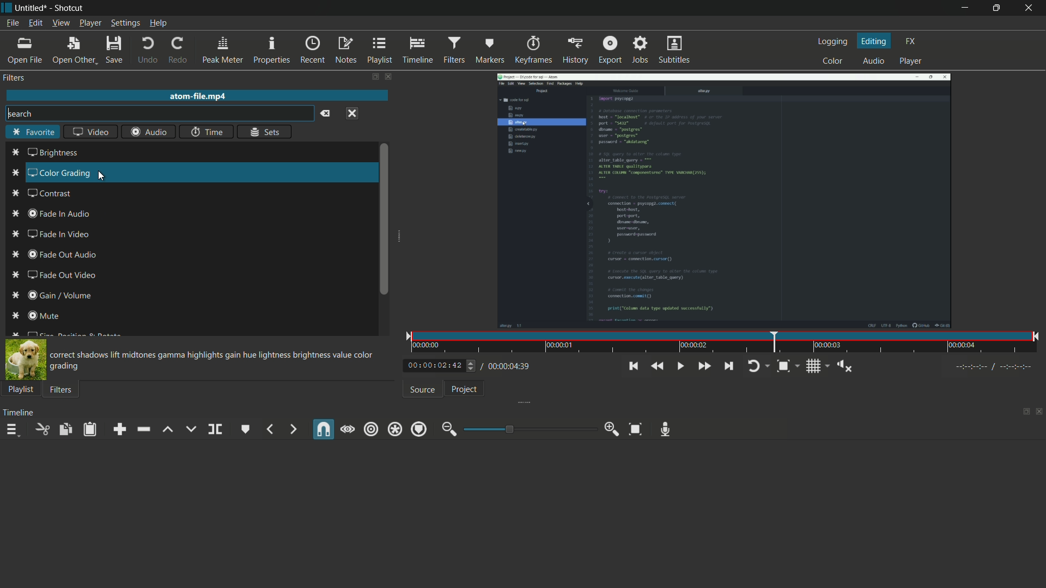 The height and width of the screenshot is (588, 1046). I want to click on help menu, so click(159, 23).